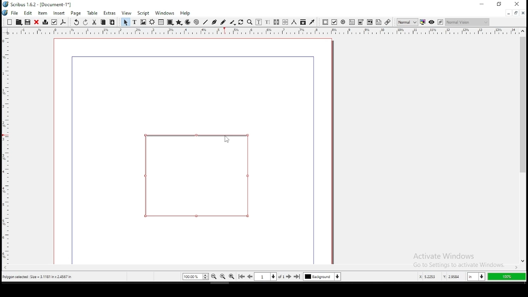  What do you see at coordinates (152, 22) in the screenshot?
I see `render frame` at bounding box center [152, 22].